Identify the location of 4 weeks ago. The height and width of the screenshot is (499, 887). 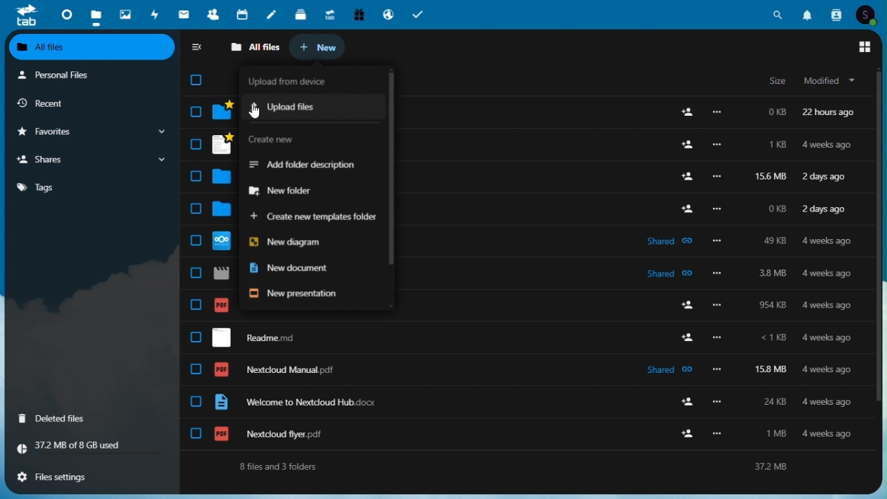
(828, 434).